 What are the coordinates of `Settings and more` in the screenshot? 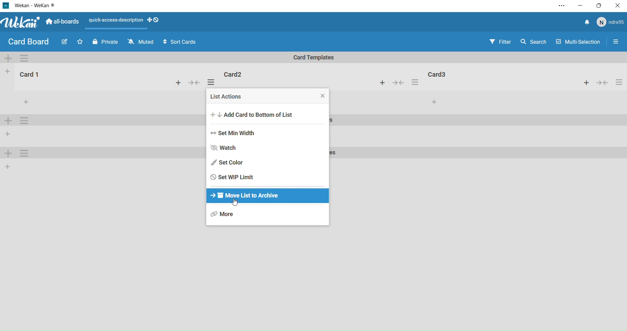 It's located at (561, 7).